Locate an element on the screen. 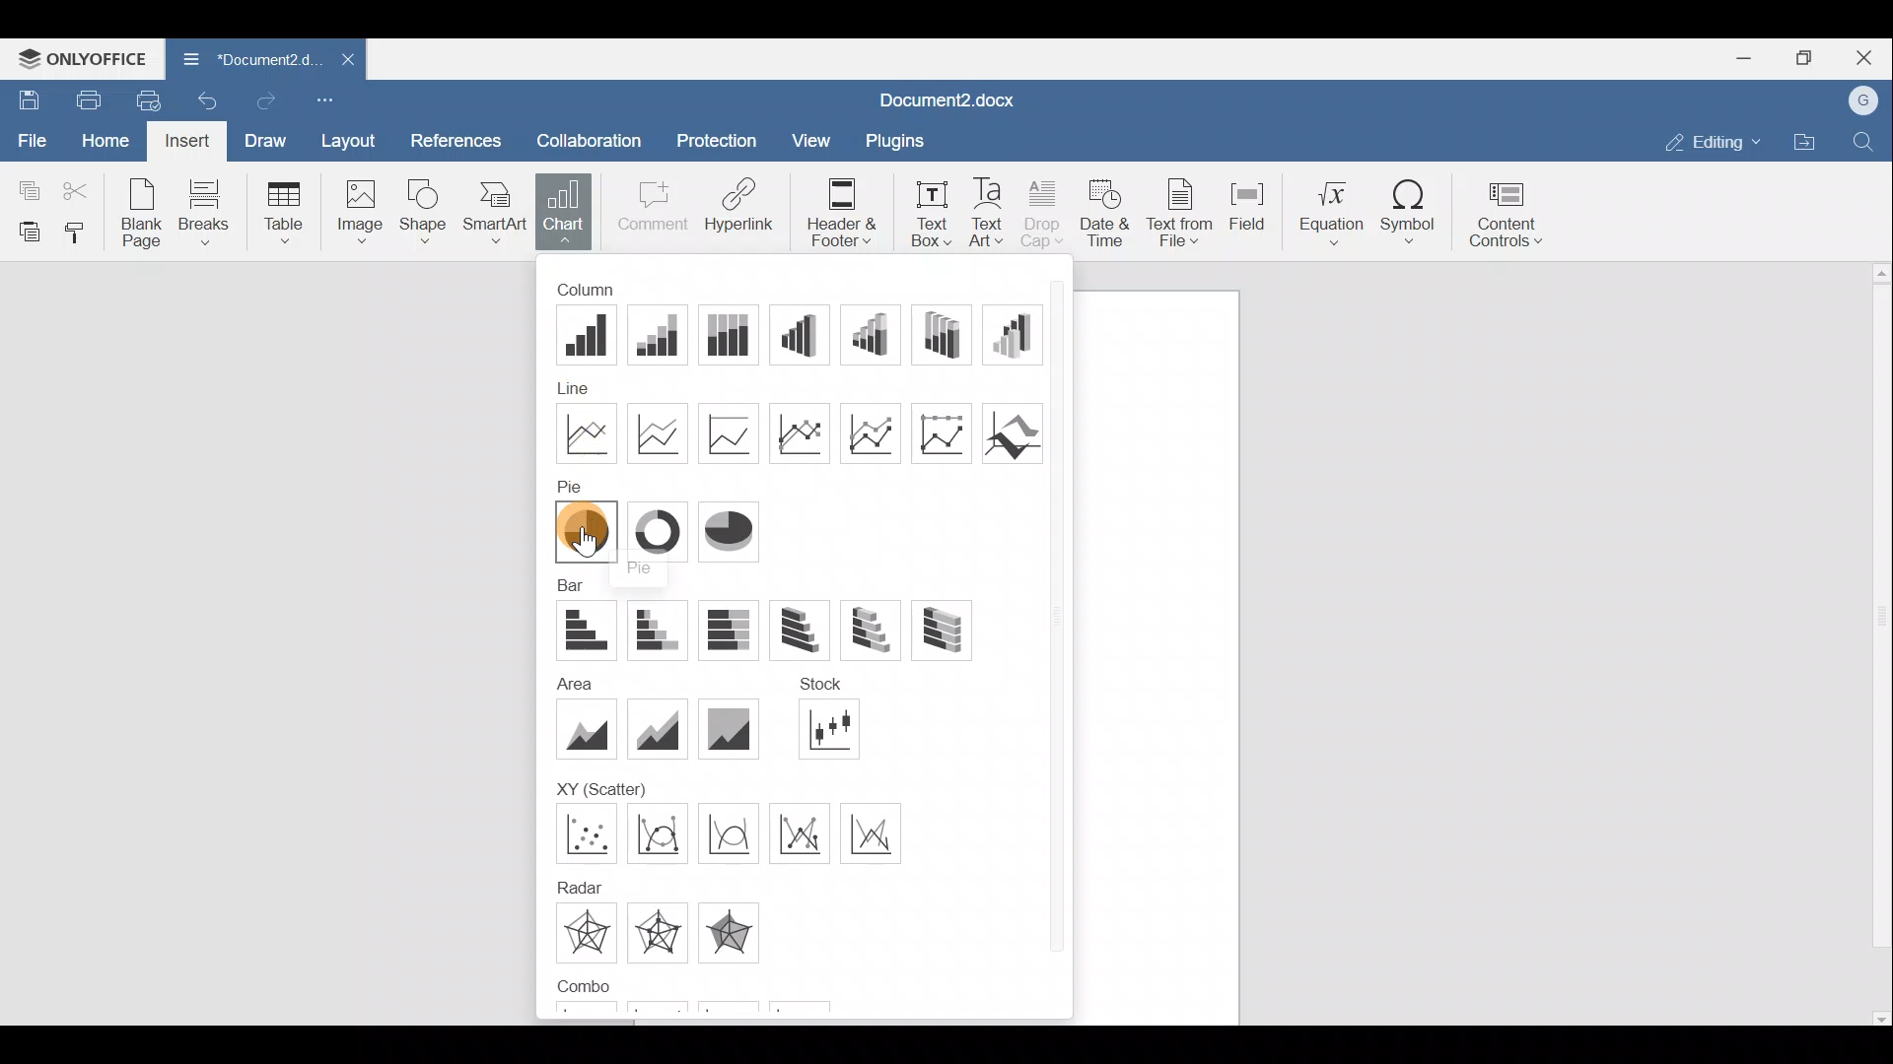 The image size is (1893, 1064). Image is located at coordinates (357, 212).